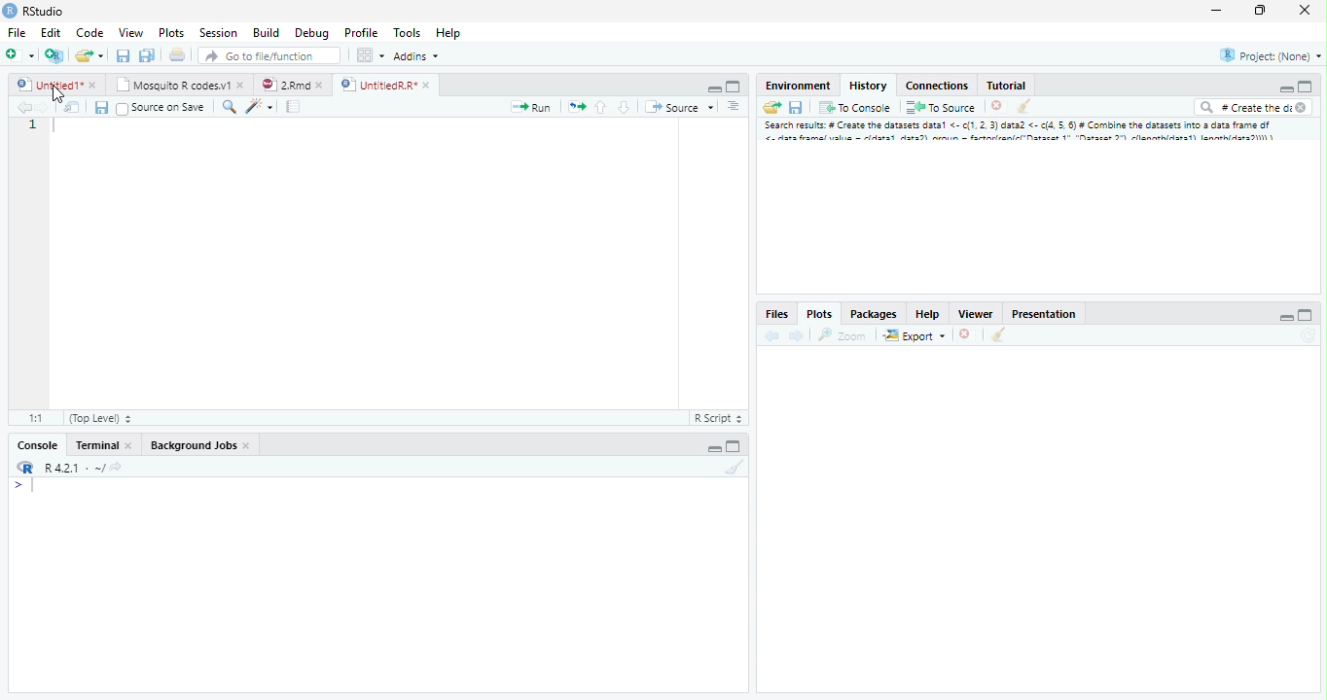 The width and height of the screenshot is (1327, 700). Describe the element at coordinates (41, 444) in the screenshot. I see `Console` at that location.